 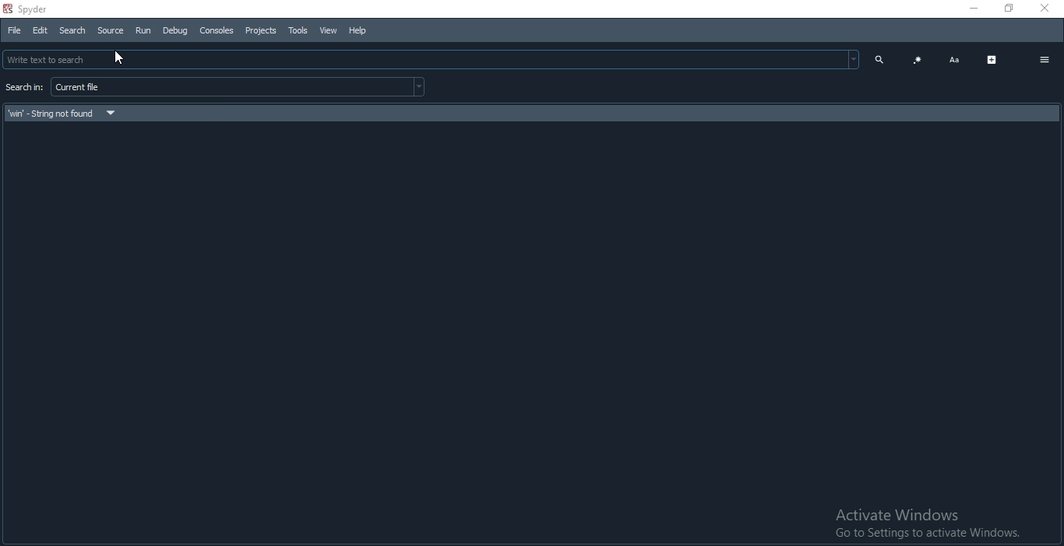 I want to click on Search, so click(x=72, y=31).